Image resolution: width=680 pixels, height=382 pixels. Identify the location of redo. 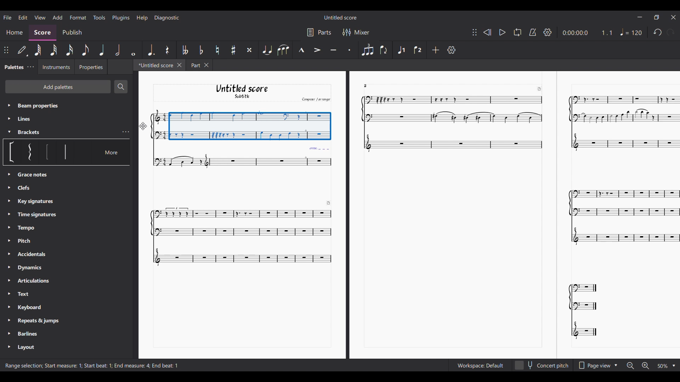
(657, 34).